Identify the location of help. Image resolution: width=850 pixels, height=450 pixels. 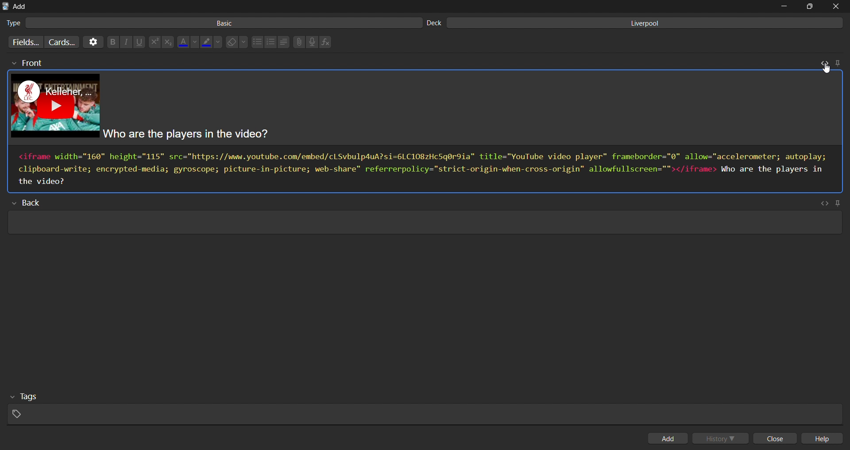
(826, 439).